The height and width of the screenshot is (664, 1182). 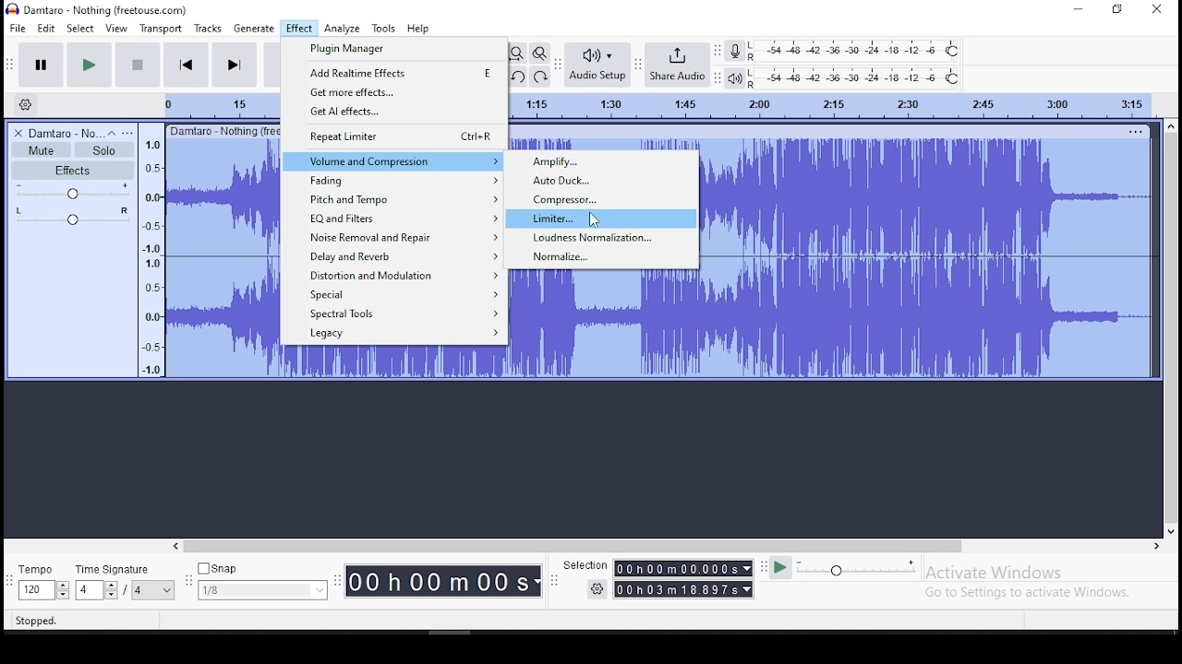 I want to click on stopped, so click(x=36, y=621).